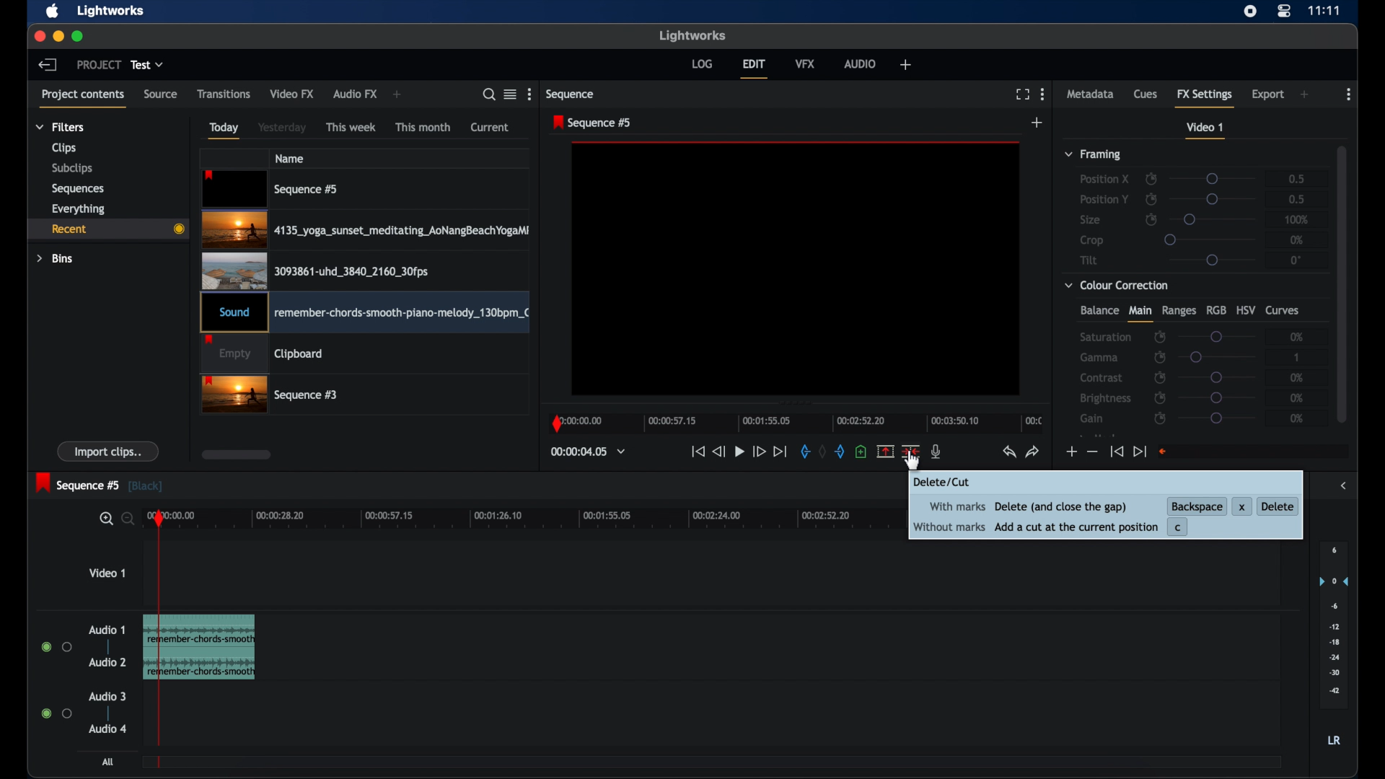 The width and height of the screenshot is (1385, 779). I want to click on gamma, so click(1100, 358).